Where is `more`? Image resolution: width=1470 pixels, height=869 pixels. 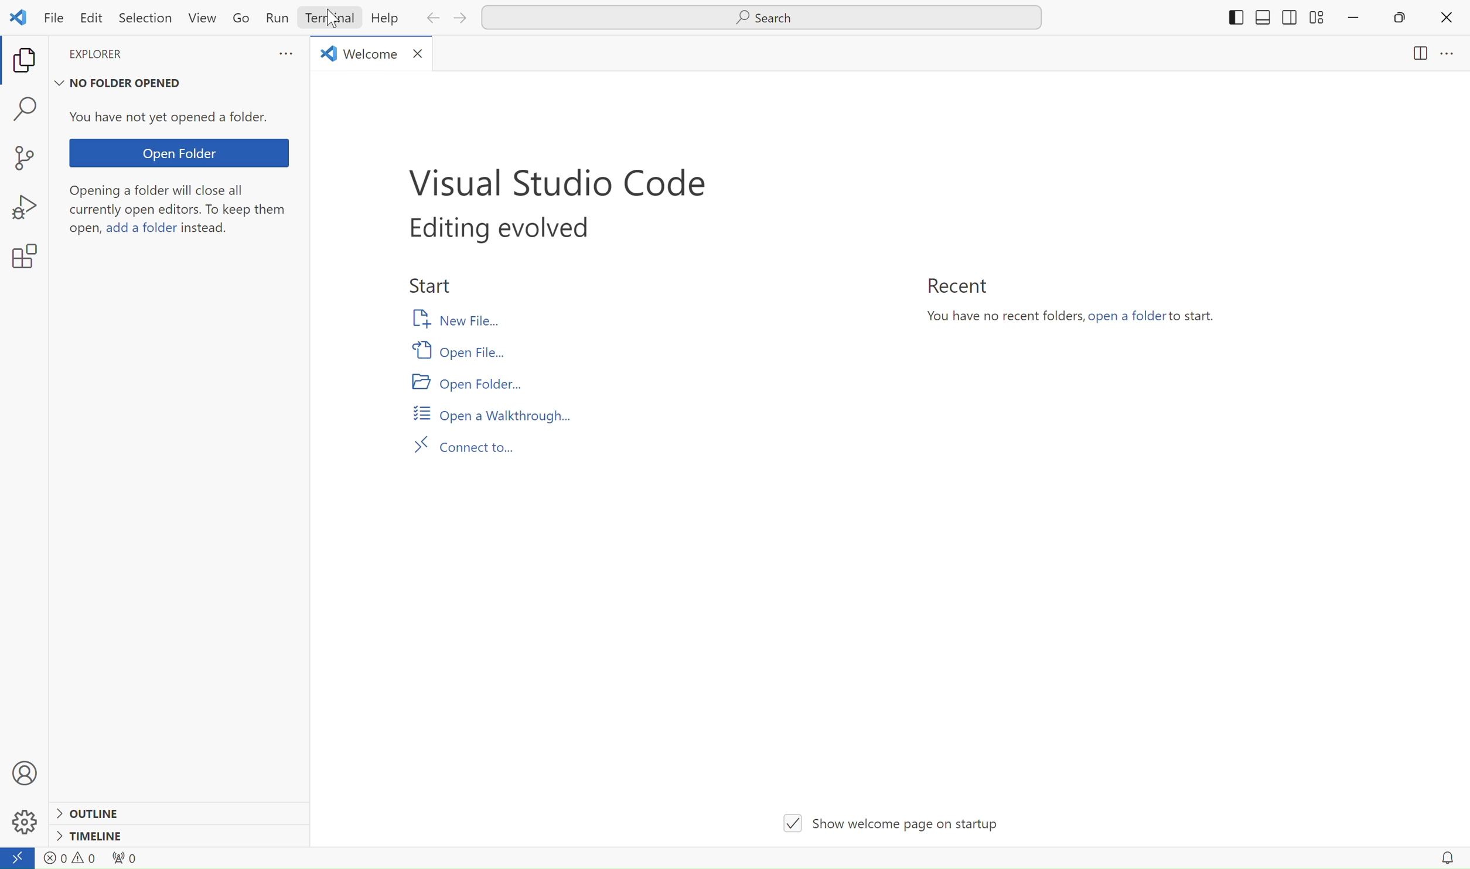 more is located at coordinates (285, 50).